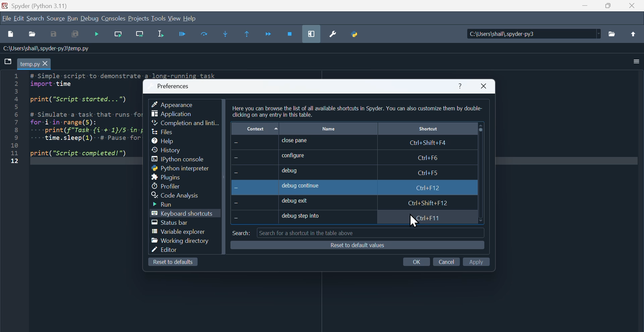  I want to click on debug step infio , so click(345, 219).